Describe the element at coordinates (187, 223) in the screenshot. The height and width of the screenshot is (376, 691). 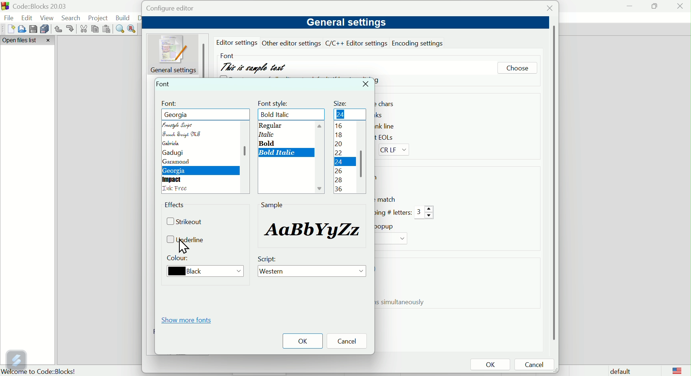
I see `Strike out` at that location.